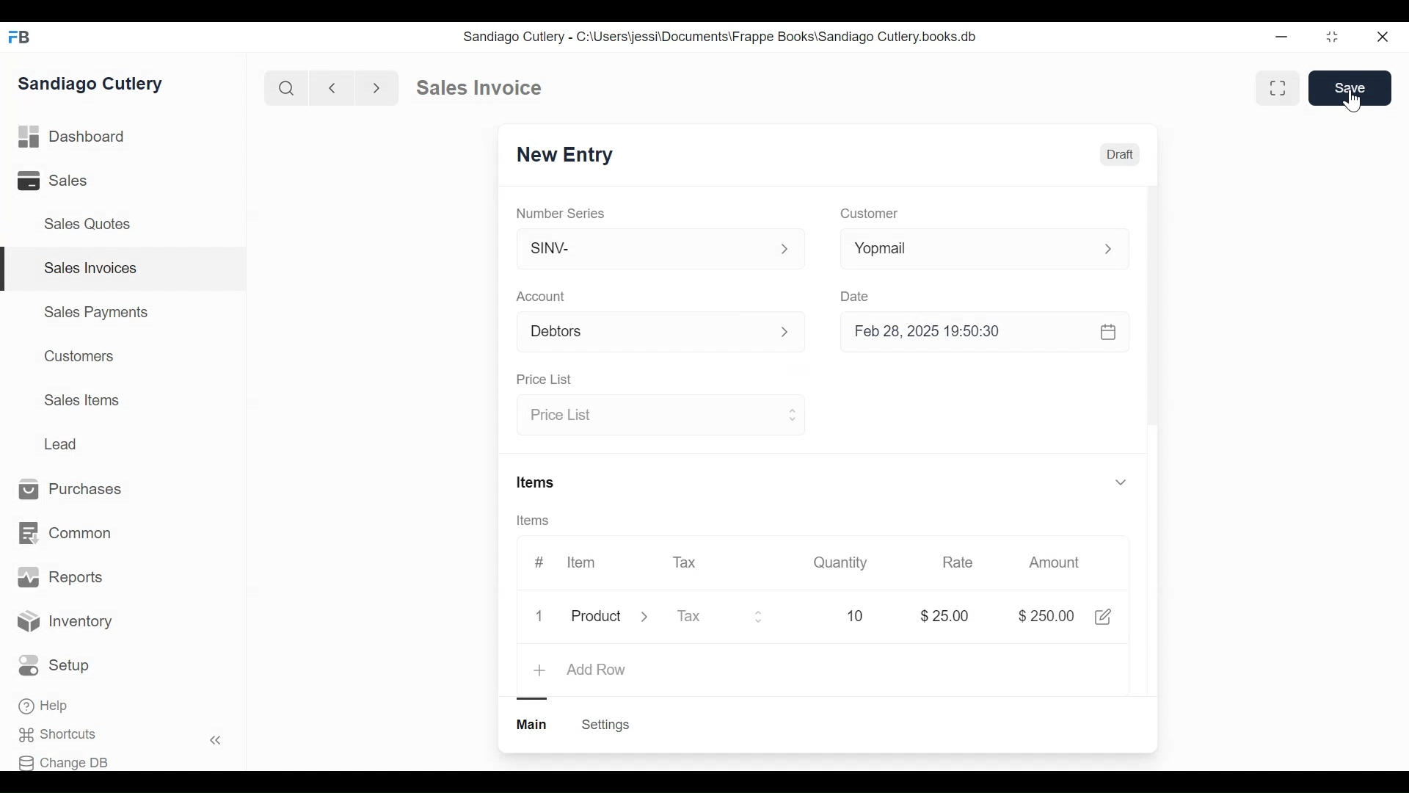 The height and width of the screenshot is (793, 1409). Describe the element at coordinates (332, 87) in the screenshot. I see `backward` at that location.